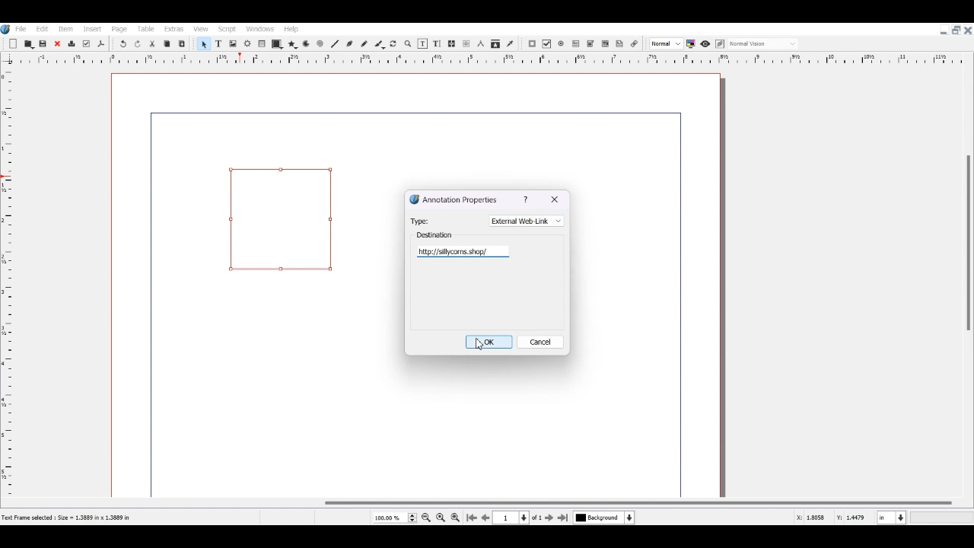  What do you see at coordinates (520, 518) in the screenshot?
I see `Select current Page` at bounding box center [520, 518].